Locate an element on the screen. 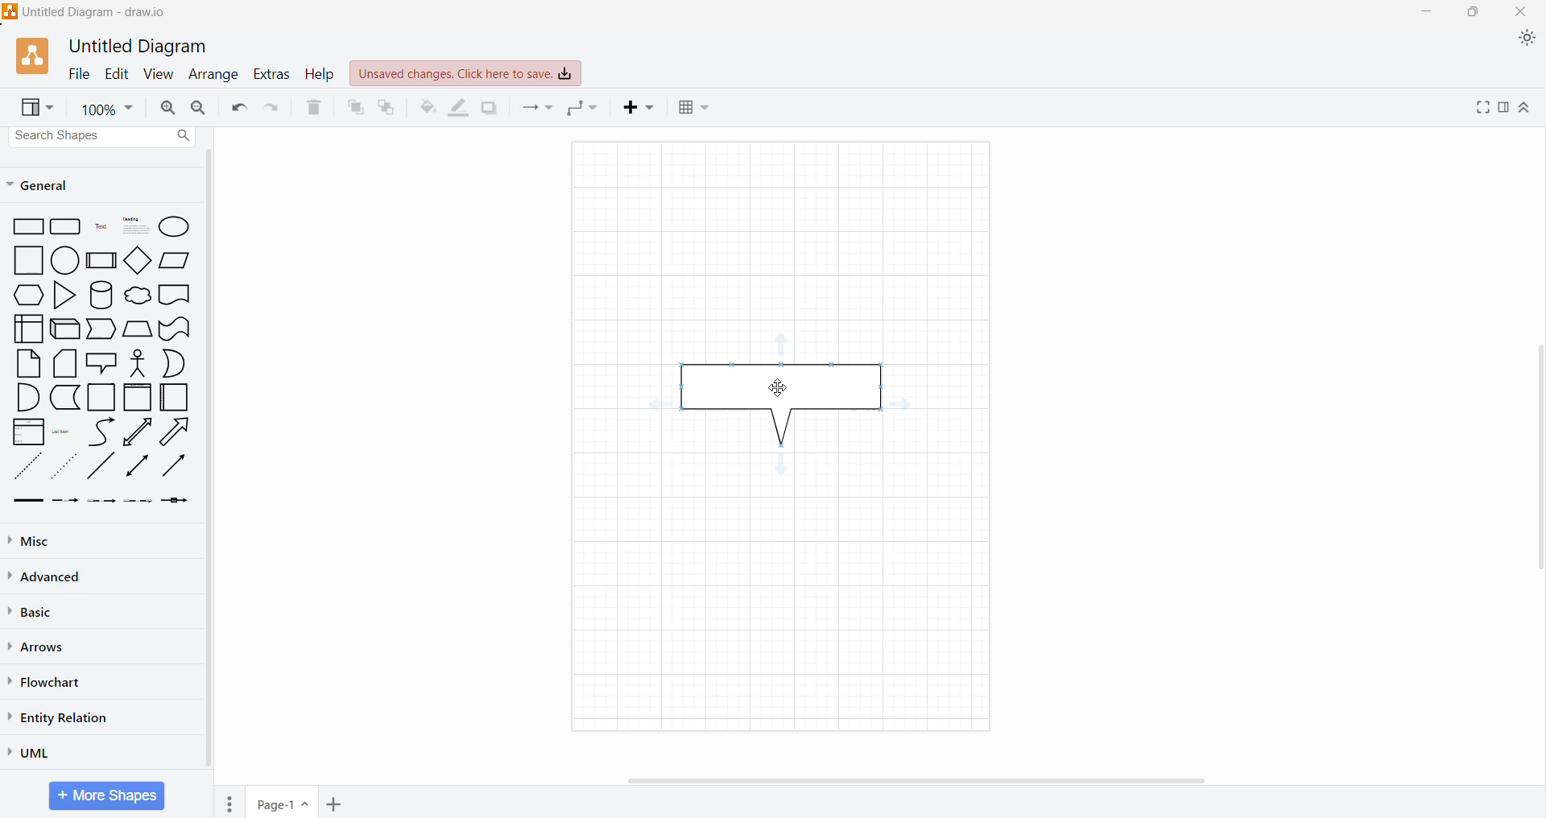 The width and height of the screenshot is (1546, 818). Right Diagonal Arrow is located at coordinates (177, 431).